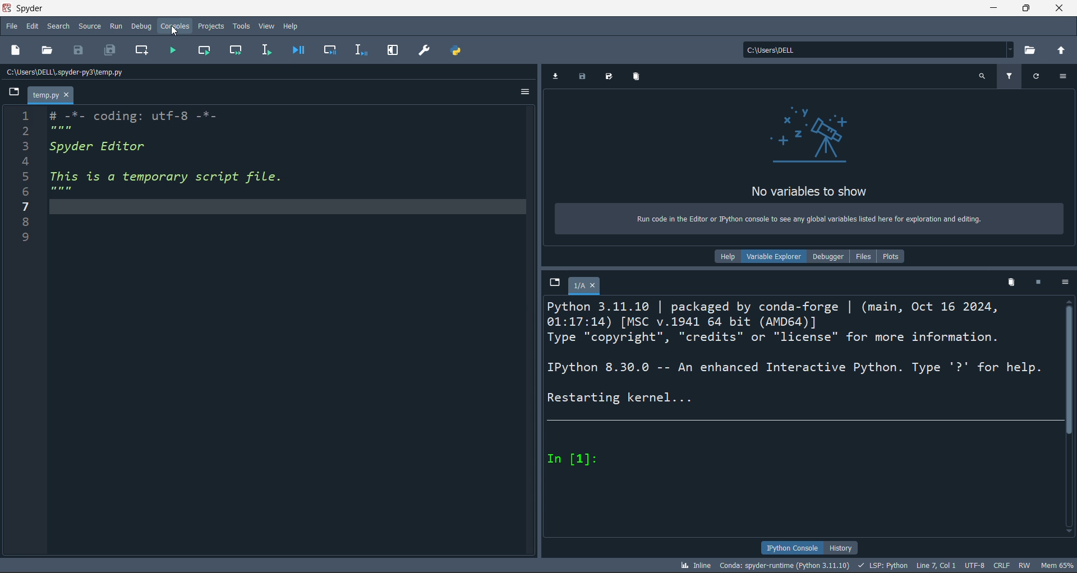  What do you see at coordinates (521, 93) in the screenshot?
I see `more options` at bounding box center [521, 93].